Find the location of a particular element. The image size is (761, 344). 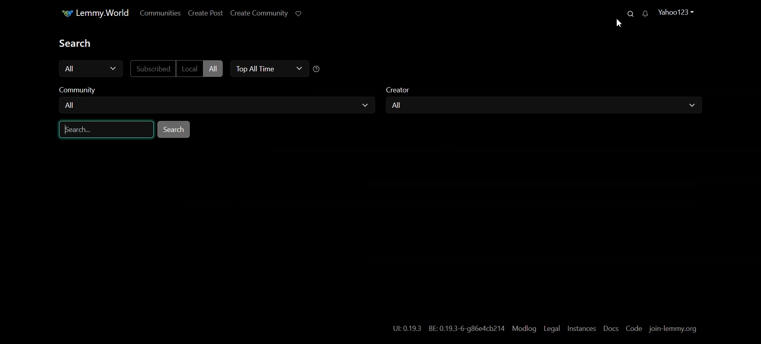

All is located at coordinates (545, 105).